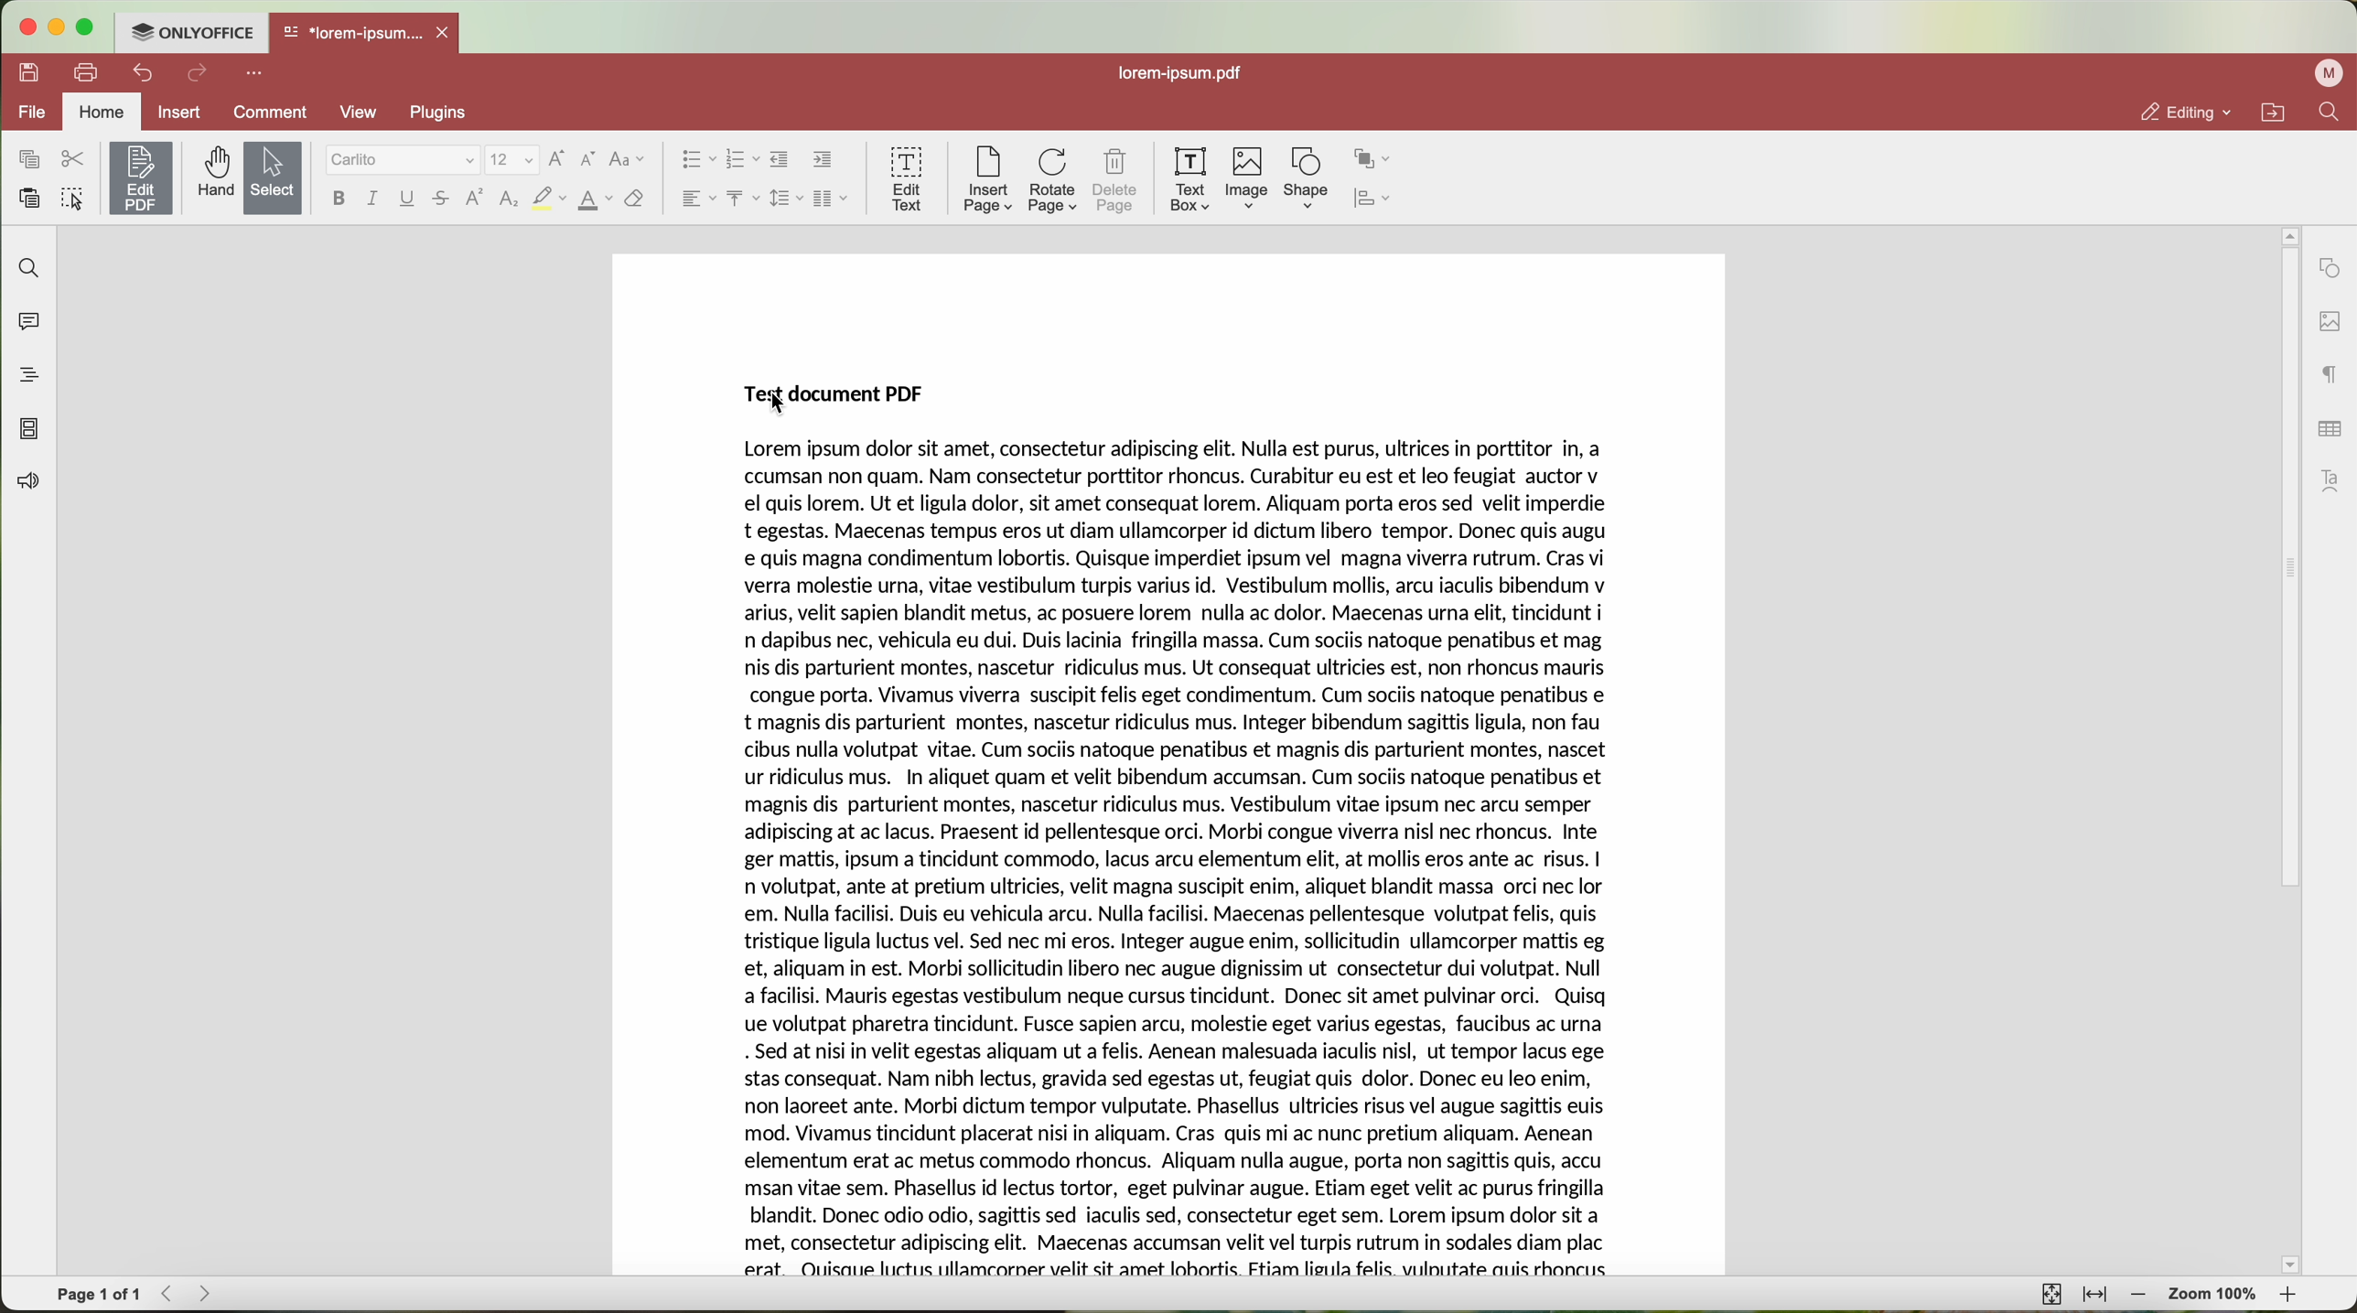 Image resolution: width=2357 pixels, height=1313 pixels. Describe the element at coordinates (444, 199) in the screenshot. I see `strikeout` at that location.